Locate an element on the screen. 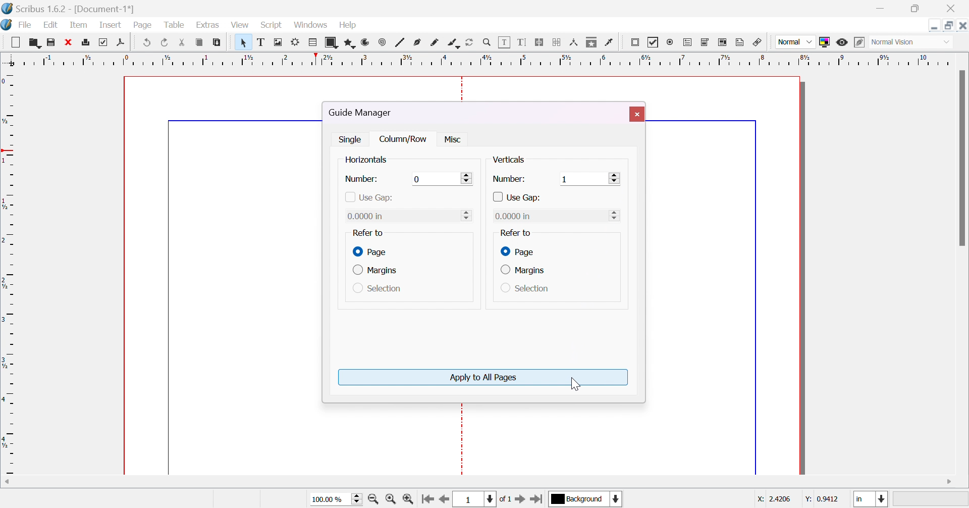 The width and height of the screenshot is (969, 508). zoom in is located at coordinates (409, 498).